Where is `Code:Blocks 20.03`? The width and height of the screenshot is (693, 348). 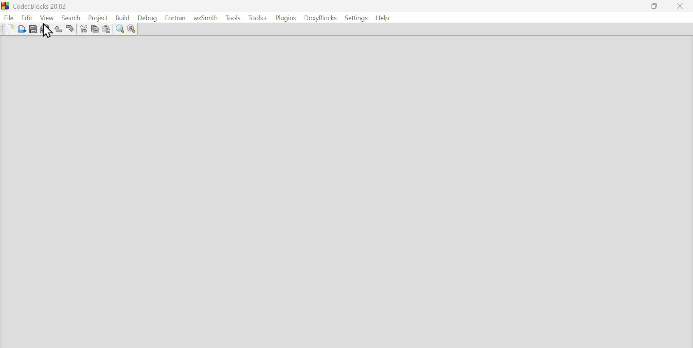 Code:Blocks 20.03 is located at coordinates (42, 5).